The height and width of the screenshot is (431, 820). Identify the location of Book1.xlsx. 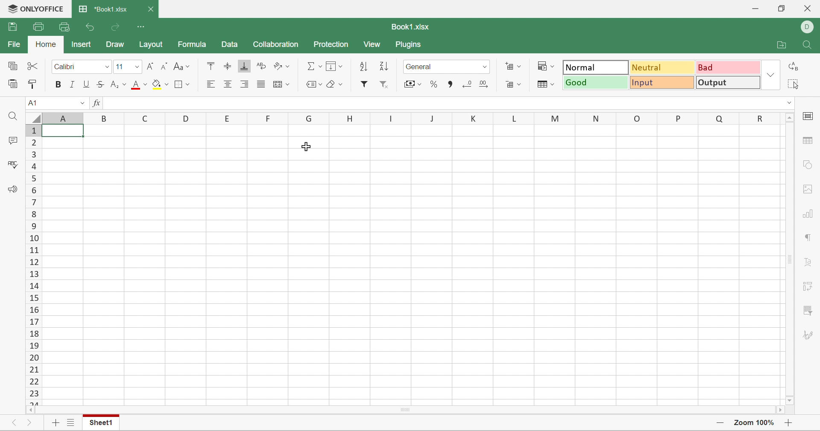
(410, 27).